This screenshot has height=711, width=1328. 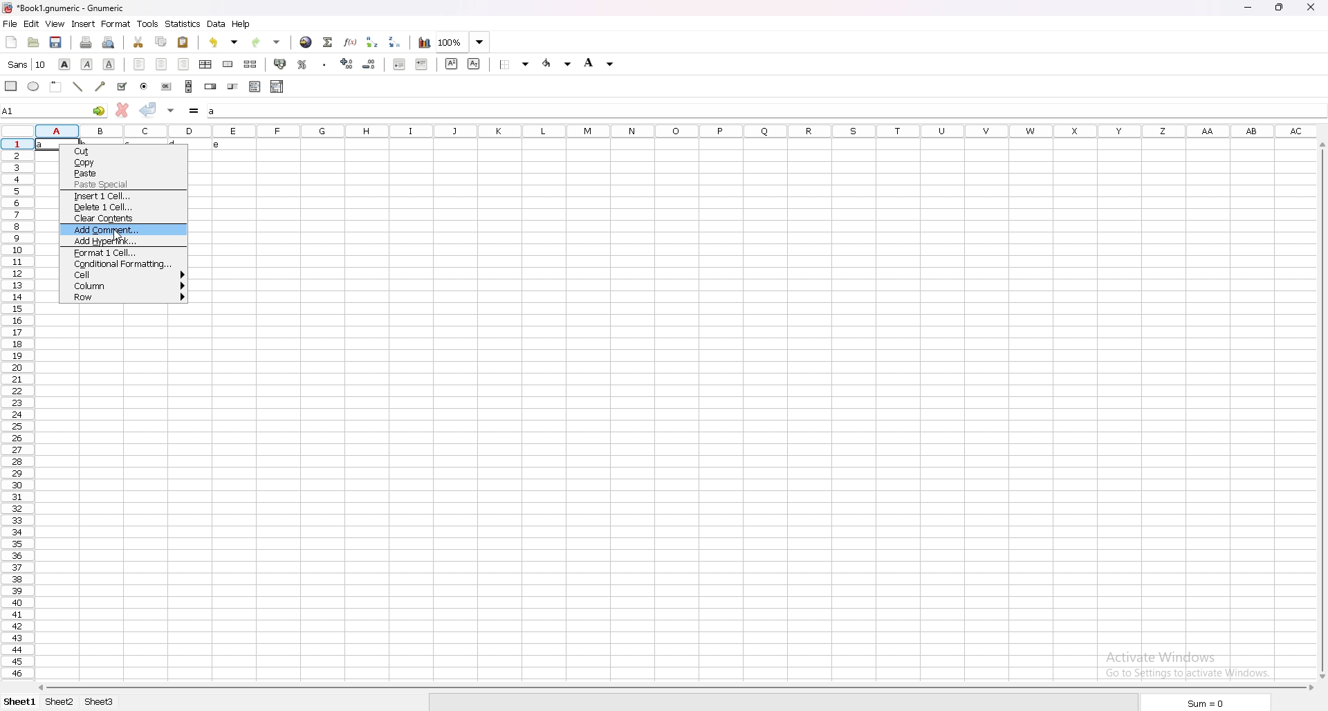 I want to click on function, so click(x=351, y=42).